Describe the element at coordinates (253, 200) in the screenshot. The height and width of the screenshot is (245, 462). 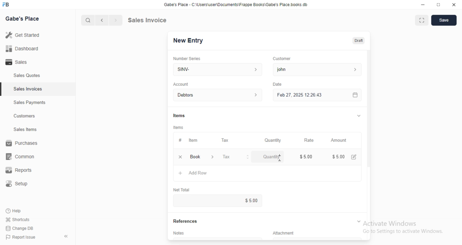
I see `$5.00` at that location.